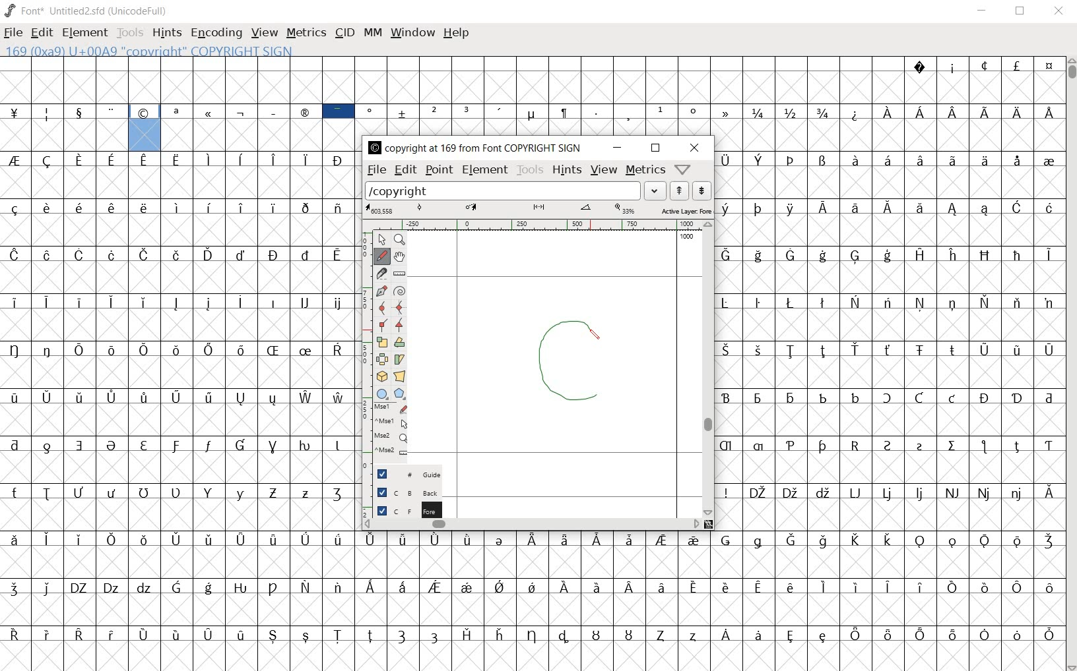  What do you see at coordinates (131, 34) in the screenshot?
I see `tools` at bounding box center [131, 34].